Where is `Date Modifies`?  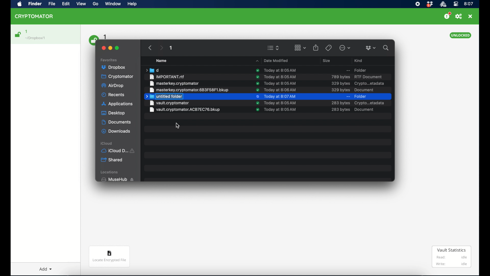
Date Modifies is located at coordinates (272, 60).